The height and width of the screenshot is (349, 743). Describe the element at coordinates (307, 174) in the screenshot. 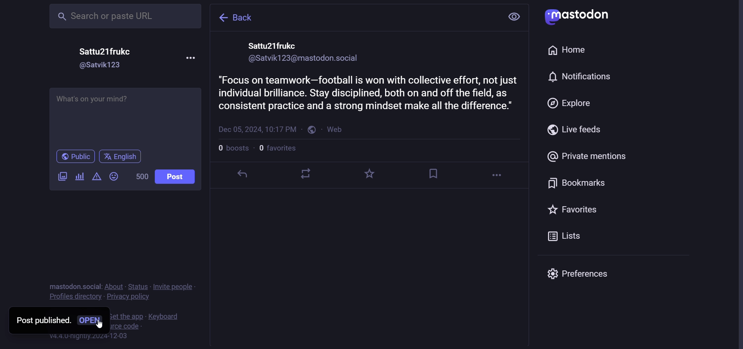

I see `boost` at that location.